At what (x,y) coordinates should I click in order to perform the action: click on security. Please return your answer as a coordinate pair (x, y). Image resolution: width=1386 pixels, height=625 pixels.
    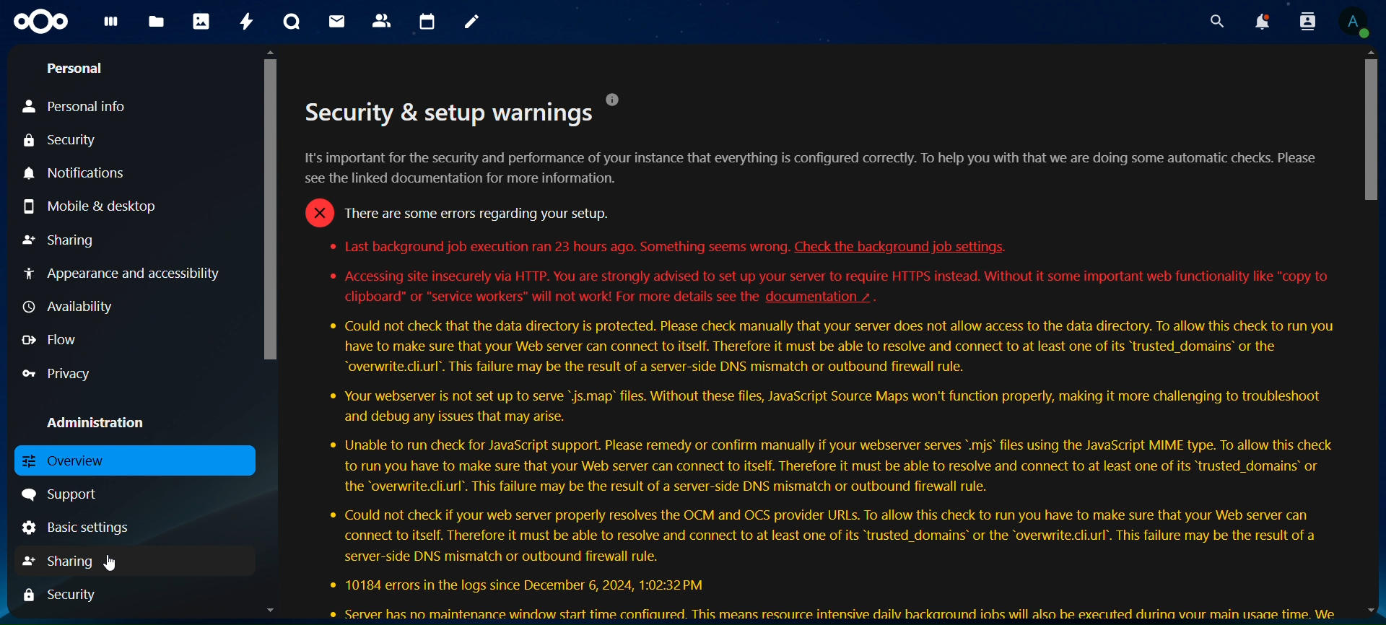
    Looking at the image, I should click on (62, 140).